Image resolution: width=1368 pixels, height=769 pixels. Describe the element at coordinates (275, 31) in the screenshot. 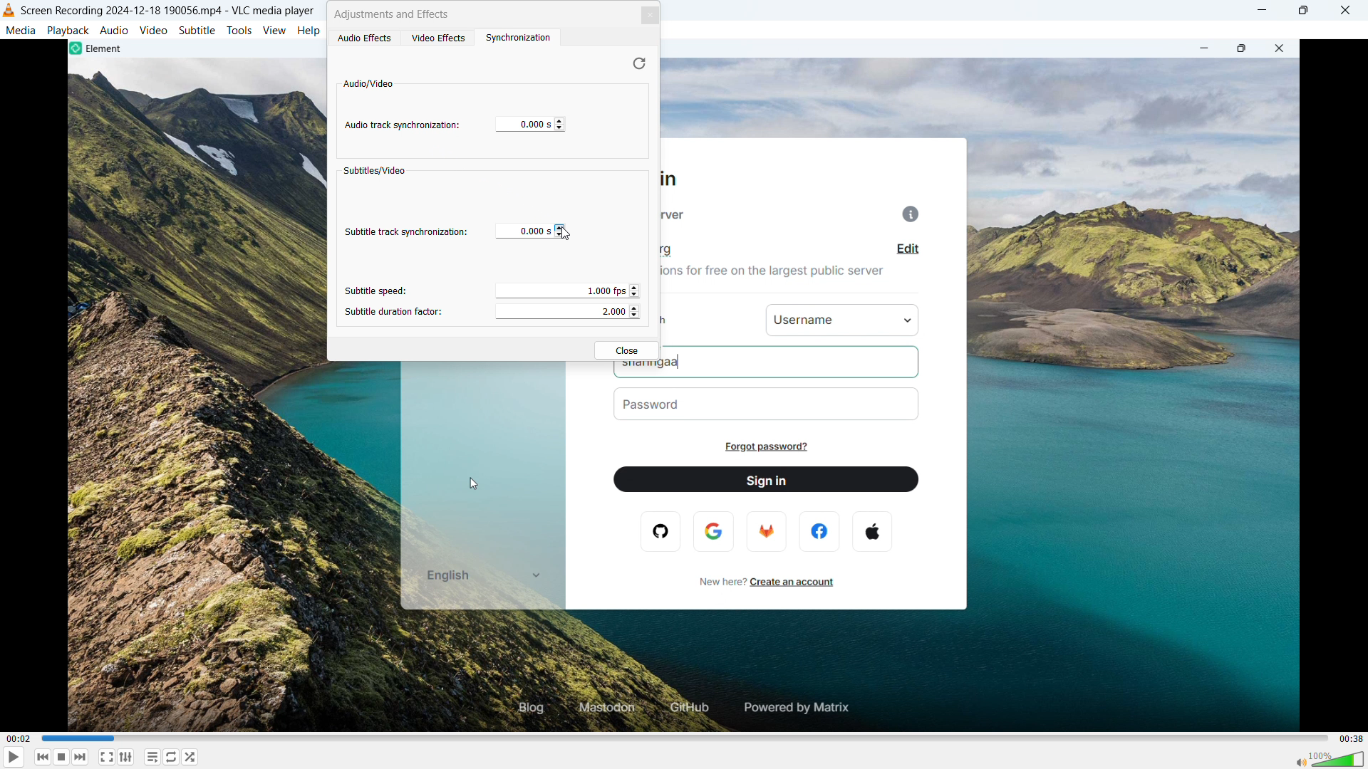

I see `view` at that location.